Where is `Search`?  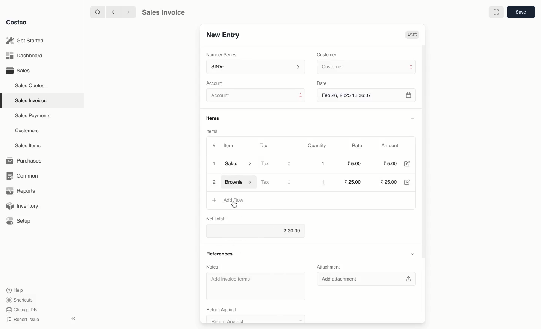 Search is located at coordinates (97, 12).